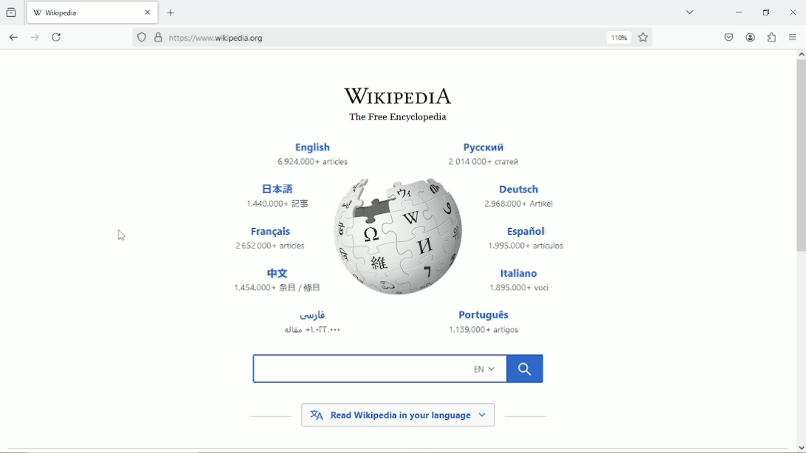 The image size is (806, 453). I want to click on link, so click(218, 38).